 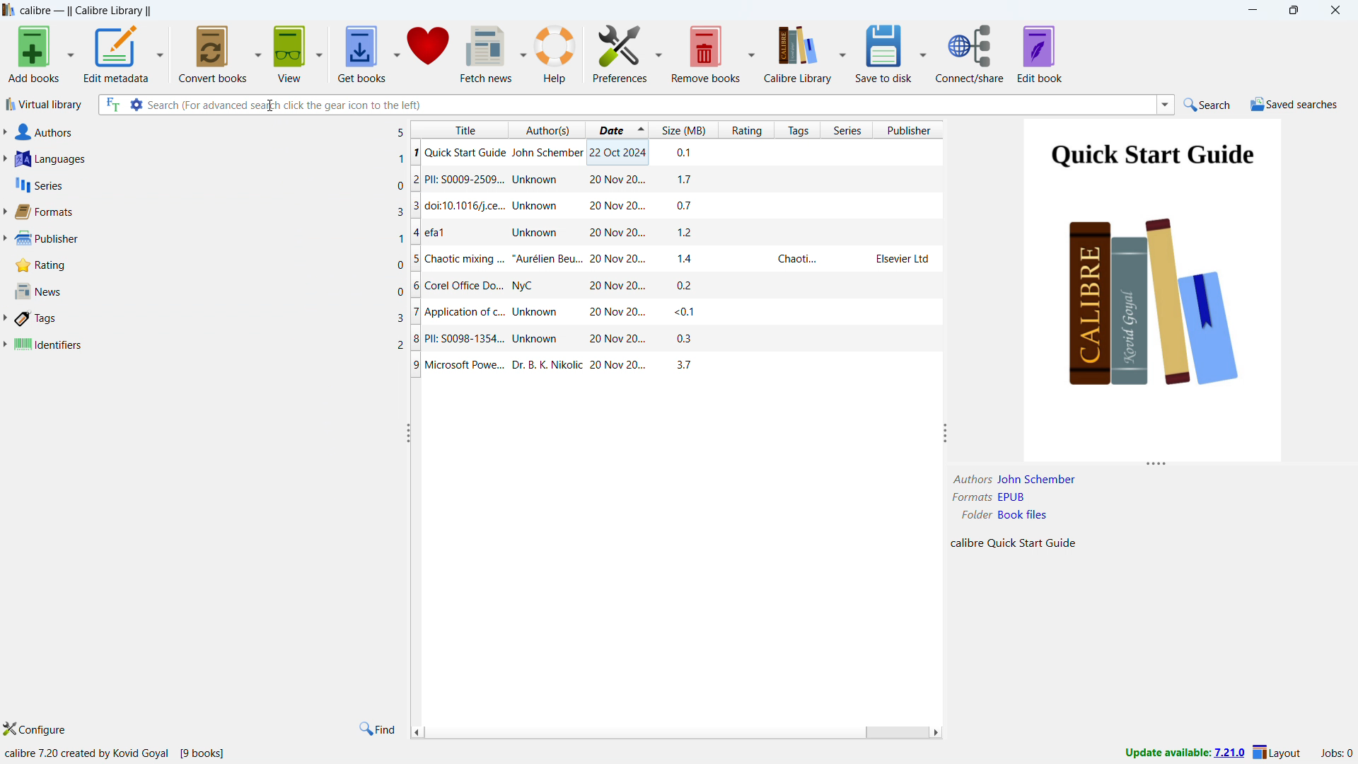 What do you see at coordinates (4, 239) in the screenshot?
I see `expand publisher` at bounding box center [4, 239].